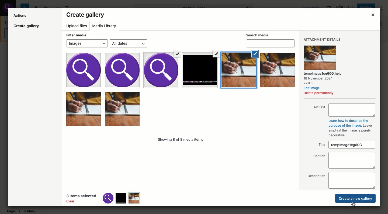 The height and width of the screenshot is (214, 388). What do you see at coordinates (87, 43) in the screenshot?
I see `Images` at bounding box center [87, 43].